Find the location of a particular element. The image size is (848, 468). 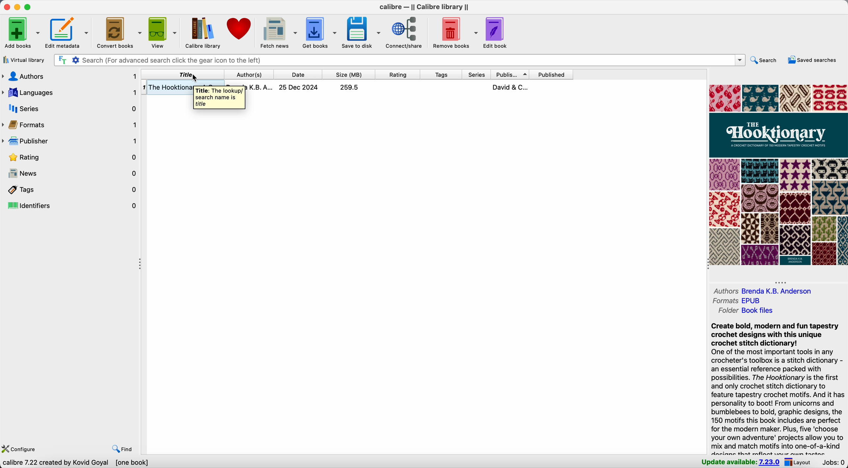

get books is located at coordinates (320, 34).